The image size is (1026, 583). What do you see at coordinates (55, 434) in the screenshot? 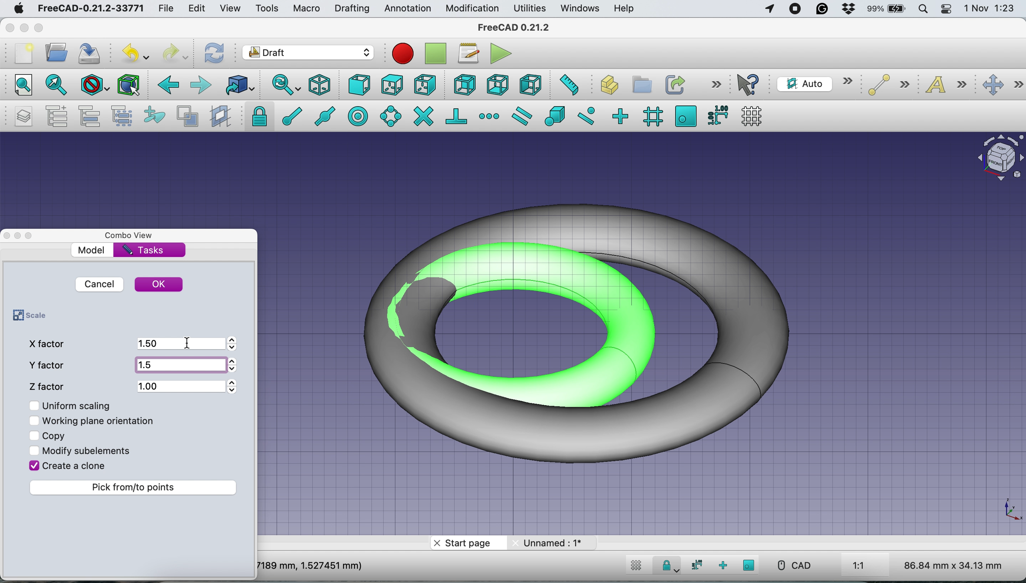
I see `copy` at bounding box center [55, 434].